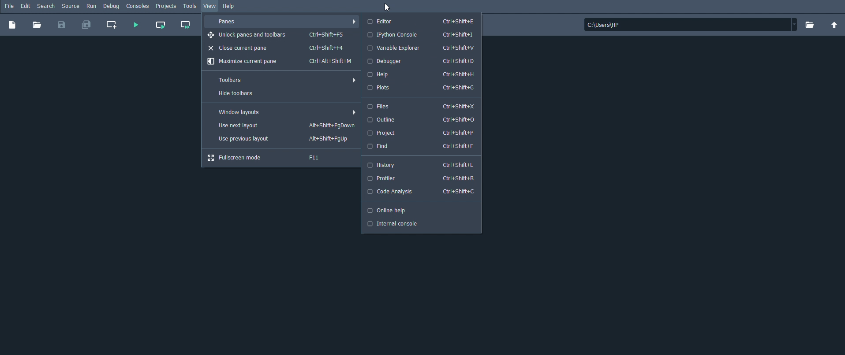 The width and height of the screenshot is (845, 355). I want to click on View, so click(209, 6).